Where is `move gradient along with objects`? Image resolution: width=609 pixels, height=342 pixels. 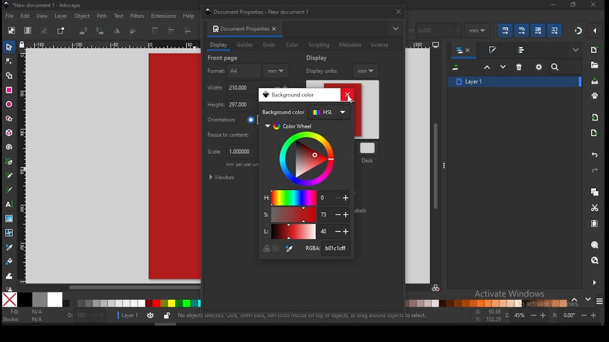
move gradient along with objects is located at coordinates (538, 30).